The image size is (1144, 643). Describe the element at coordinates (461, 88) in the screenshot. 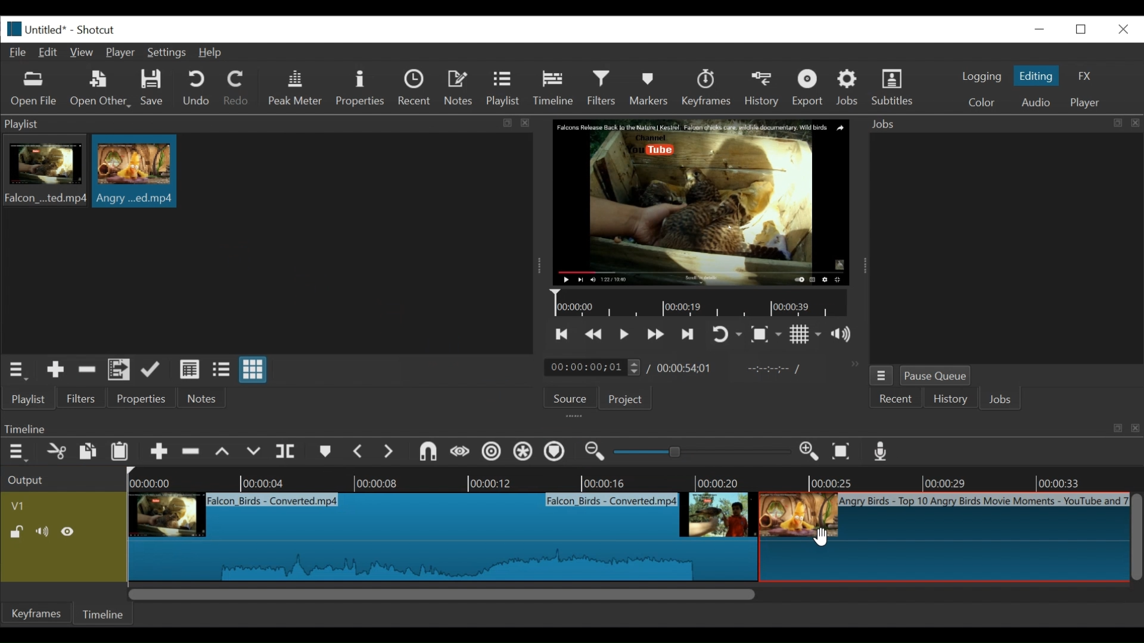

I see `Notes` at that location.